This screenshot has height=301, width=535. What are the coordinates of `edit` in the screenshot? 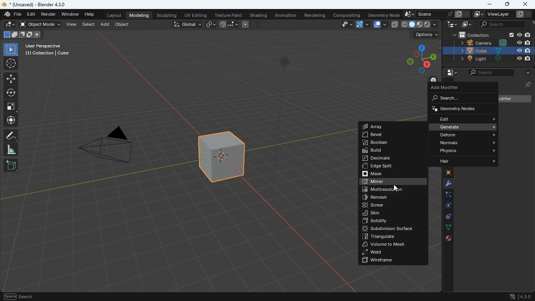 It's located at (32, 15).